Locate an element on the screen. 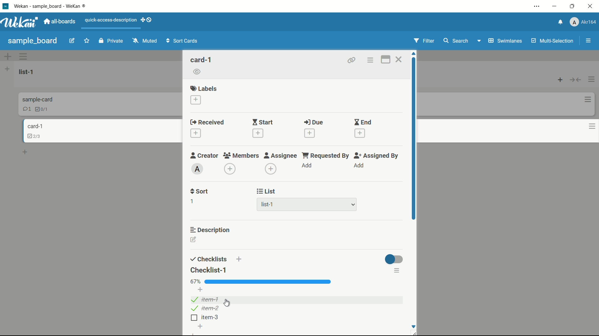  filter is located at coordinates (422, 41).